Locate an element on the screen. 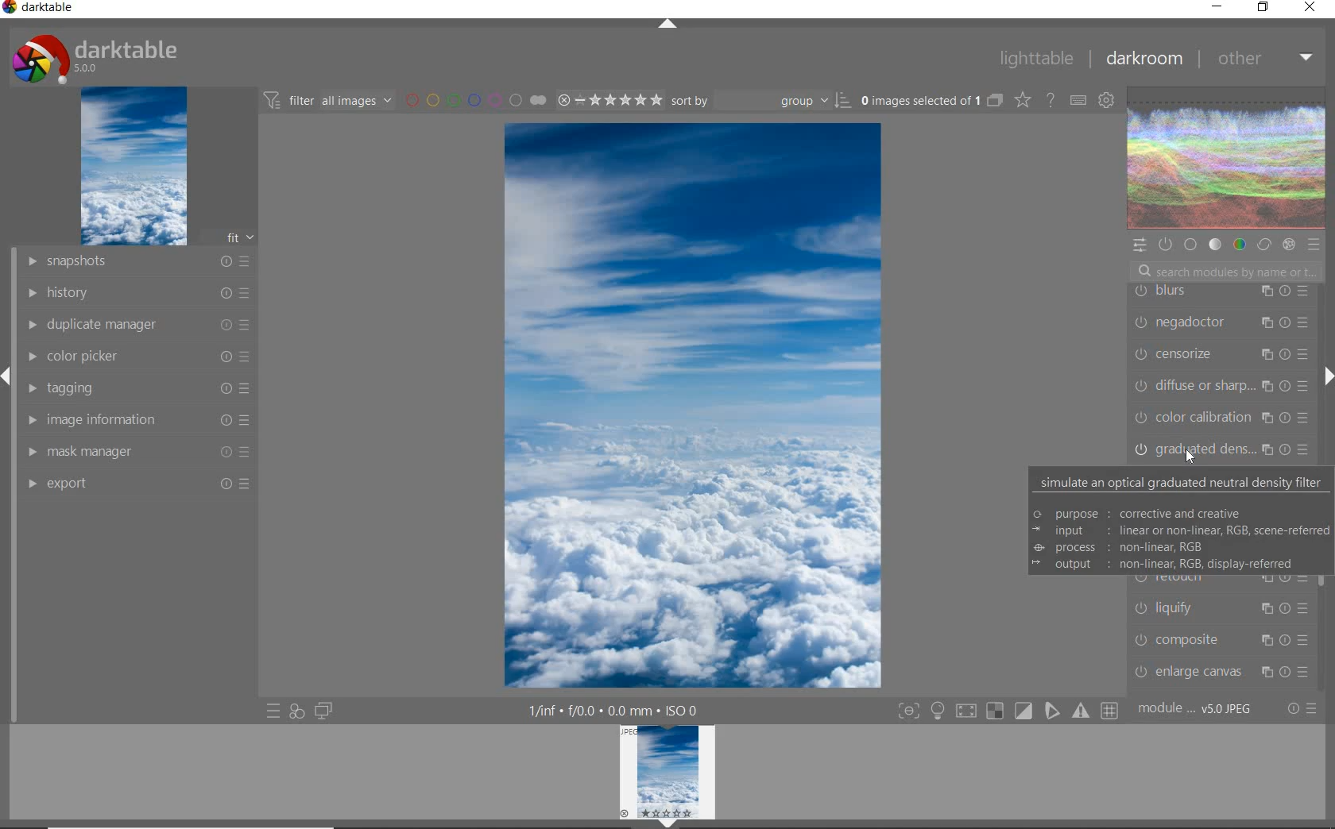 This screenshot has width=1335, height=829. IMAGE INFORMATION is located at coordinates (141, 419).